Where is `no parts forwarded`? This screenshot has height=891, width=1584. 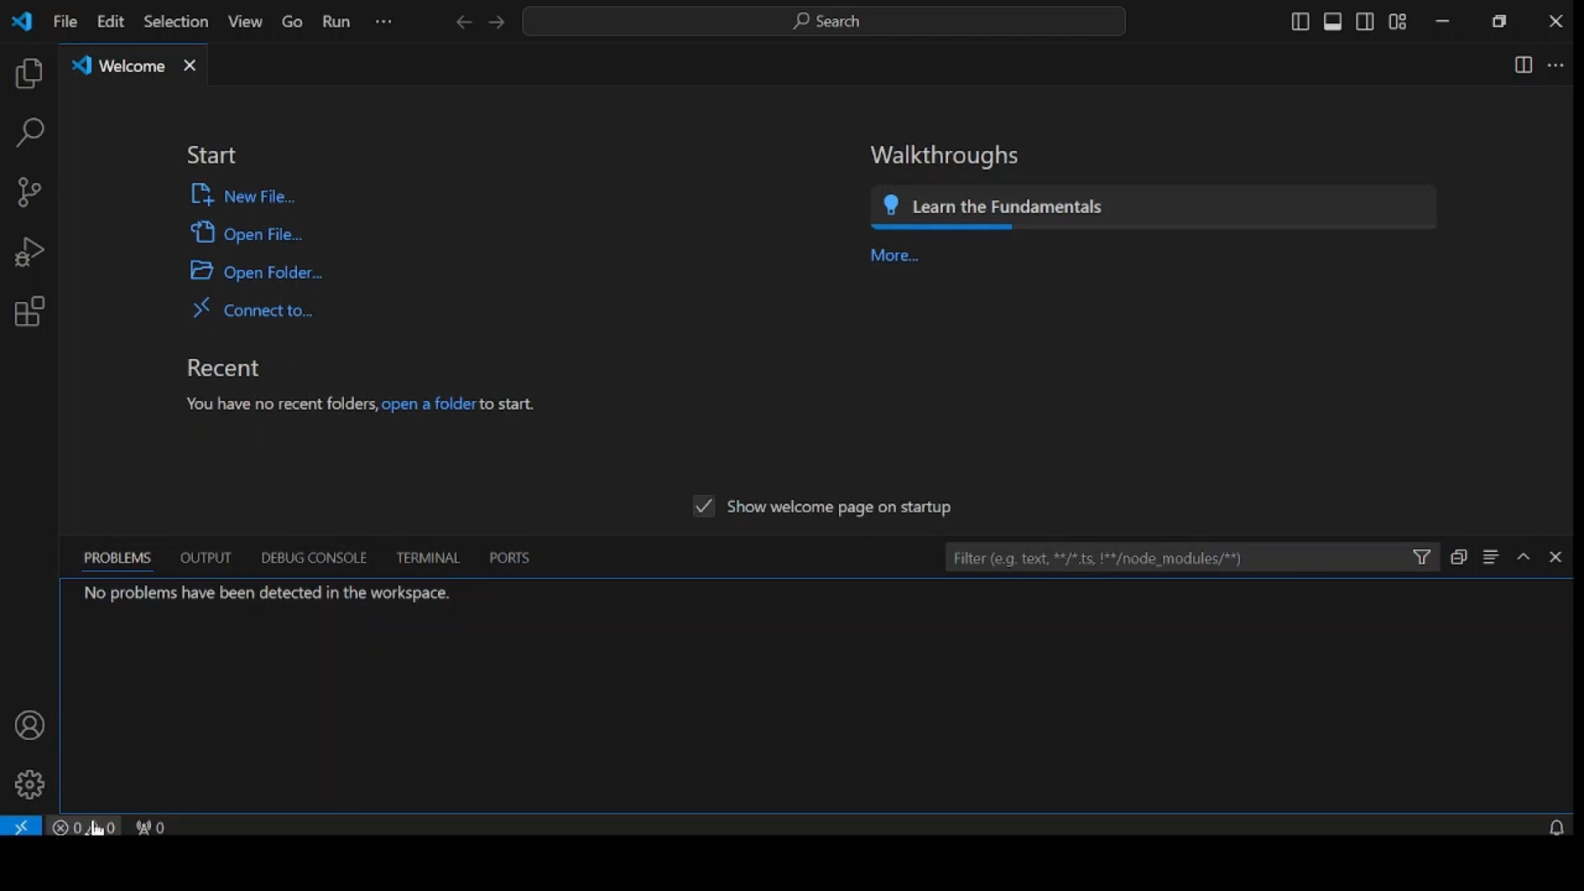 no parts forwarded is located at coordinates (160, 827).